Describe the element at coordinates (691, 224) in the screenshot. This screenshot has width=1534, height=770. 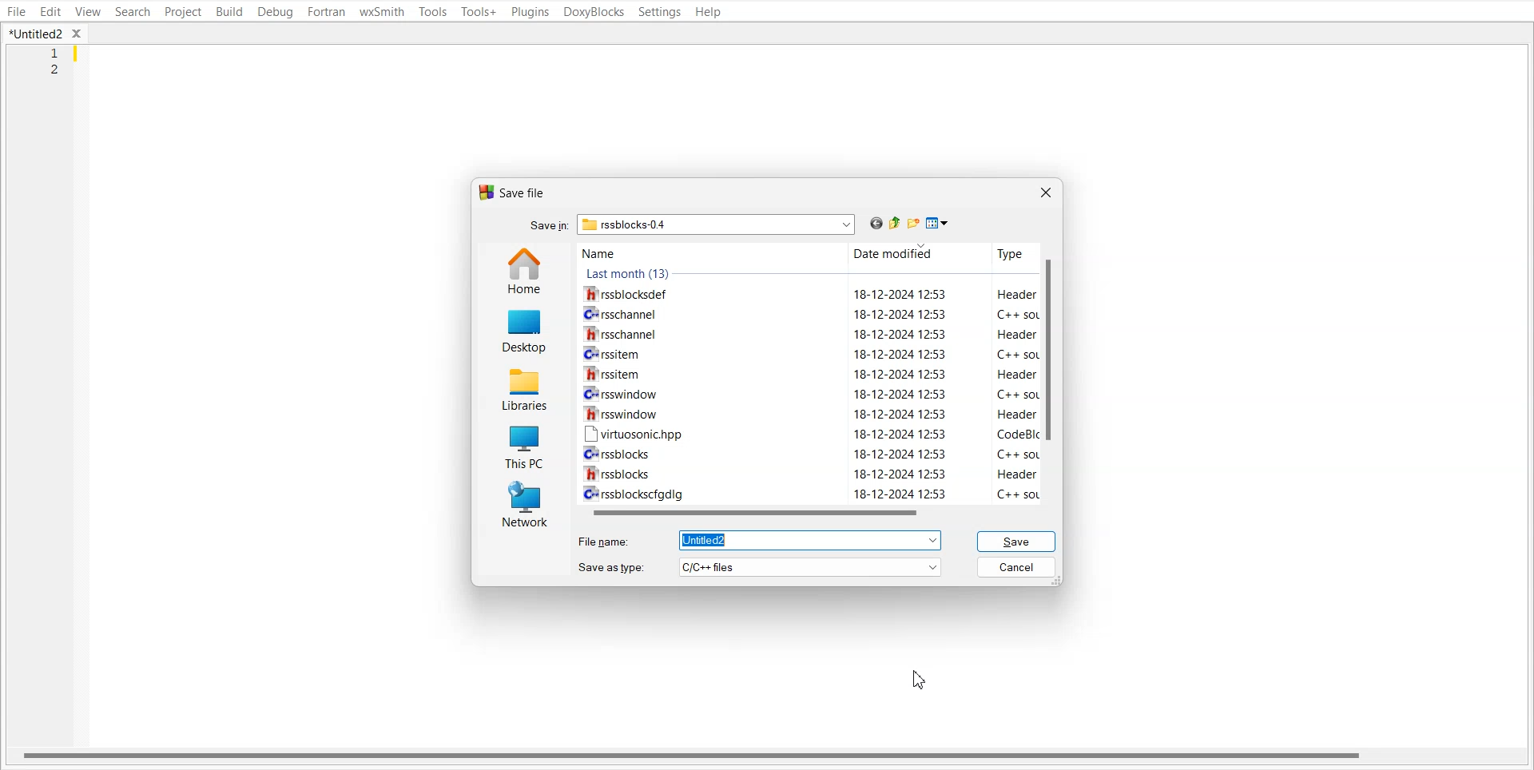
I see `Search bar` at that location.